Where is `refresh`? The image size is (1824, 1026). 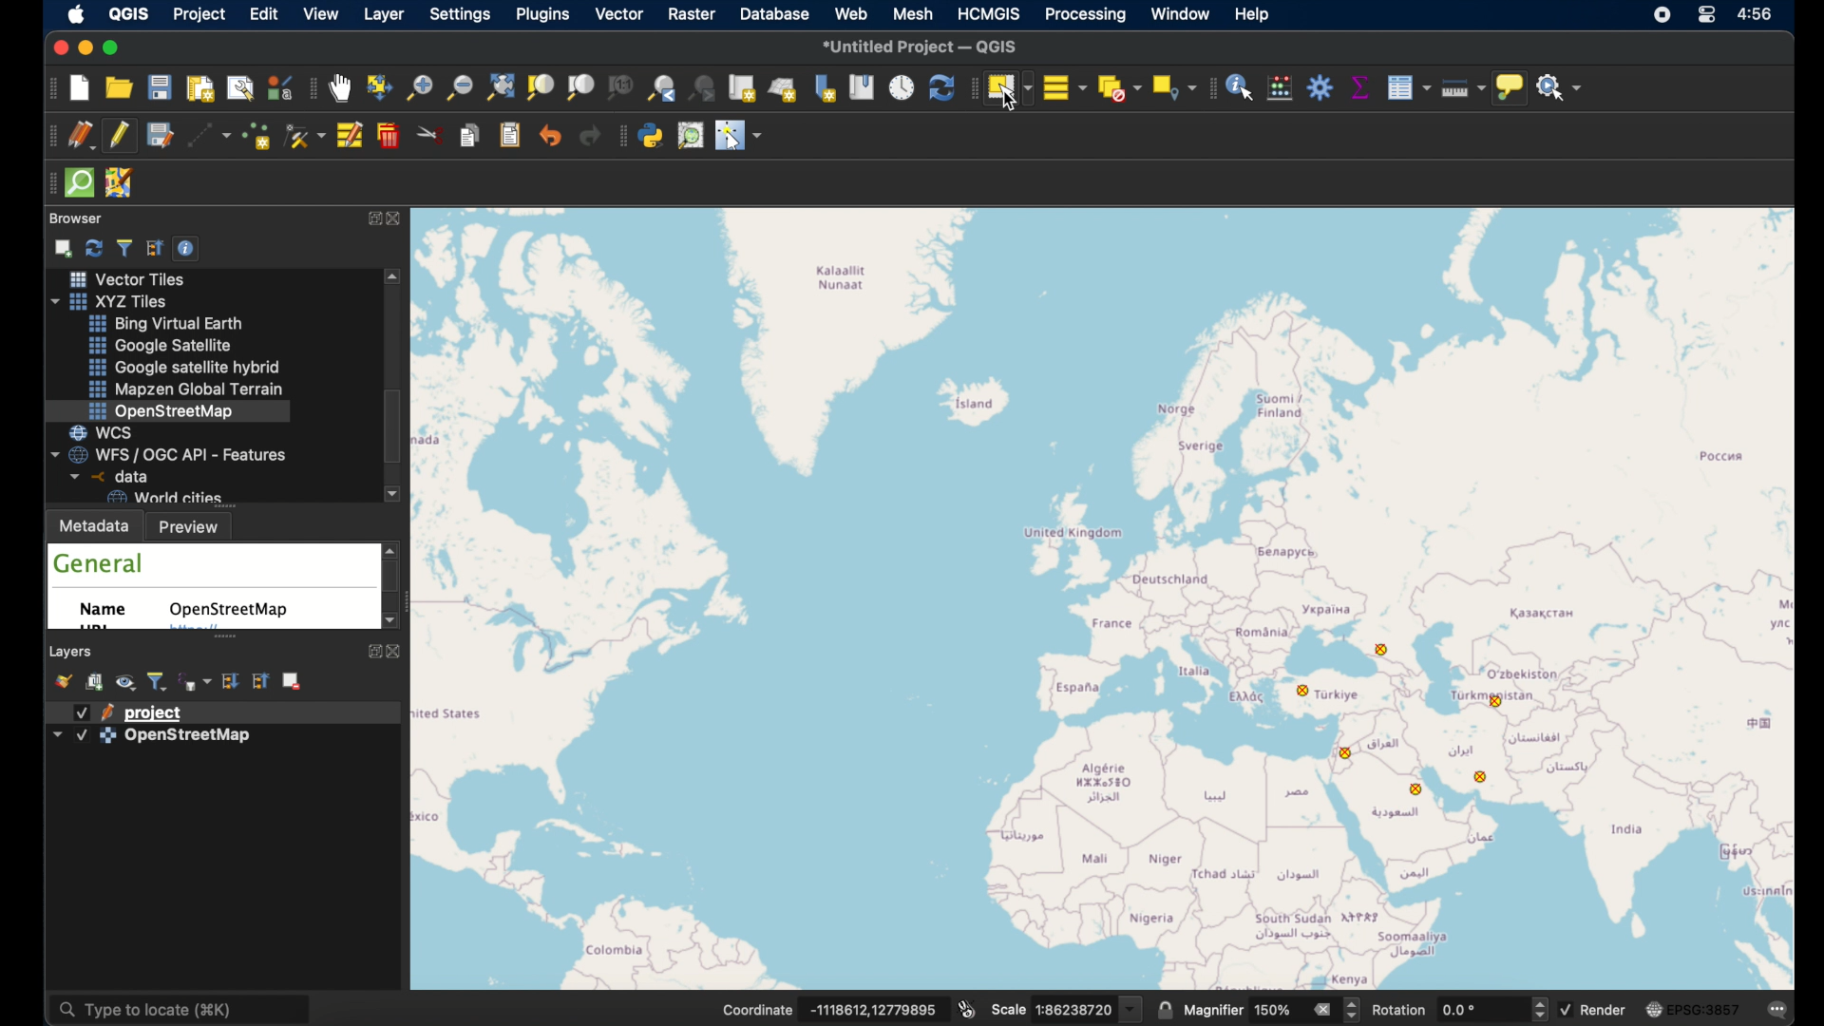 refresh is located at coordinates (93, 246).